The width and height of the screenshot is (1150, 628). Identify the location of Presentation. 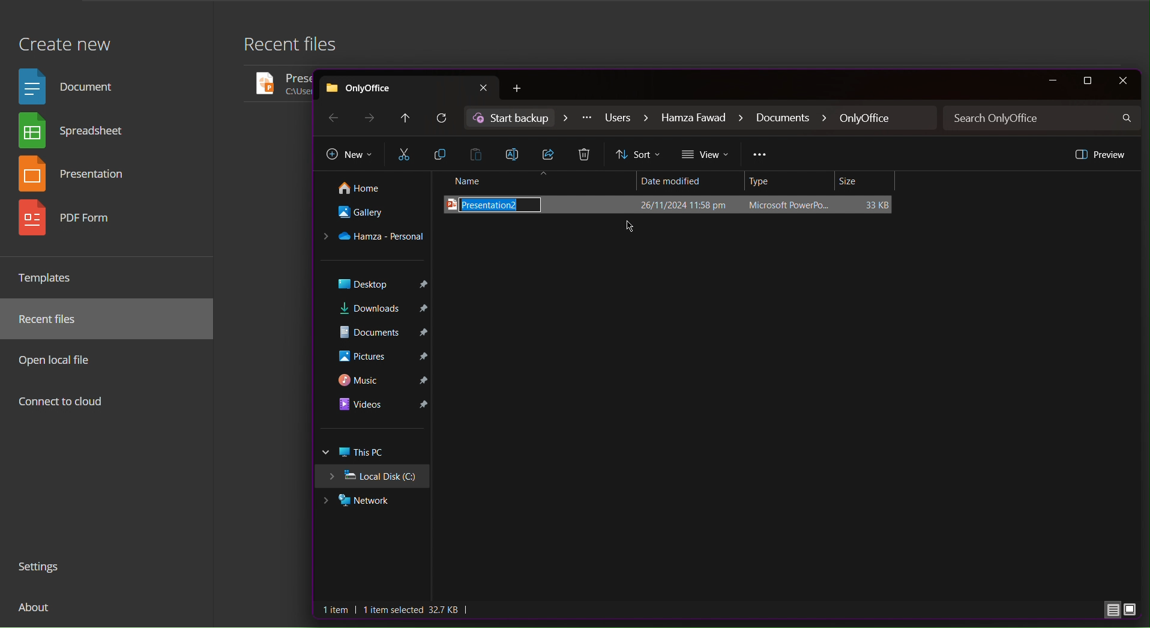
(78, 176).